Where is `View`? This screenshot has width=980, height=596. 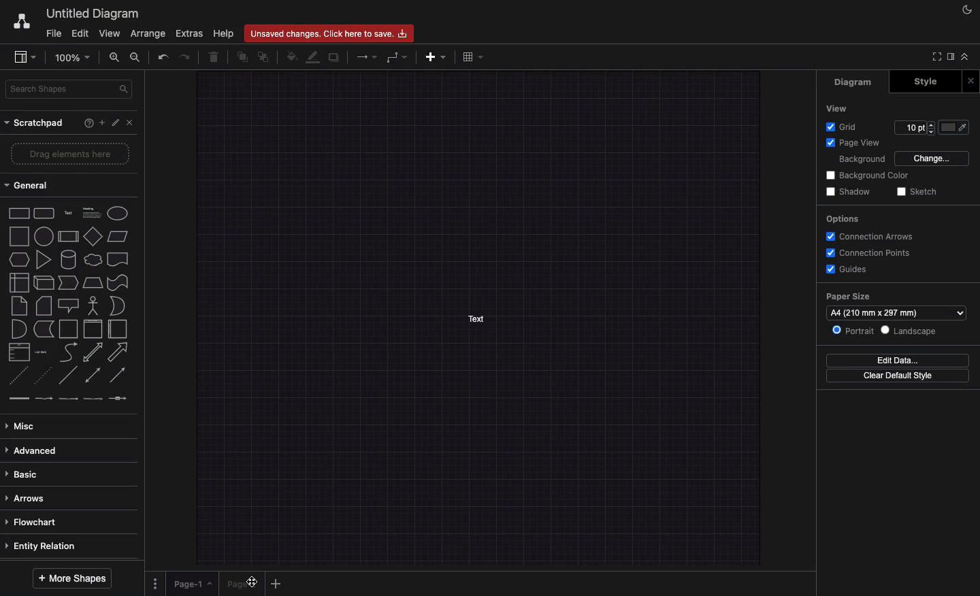
View is located at coordinates (838, 108).